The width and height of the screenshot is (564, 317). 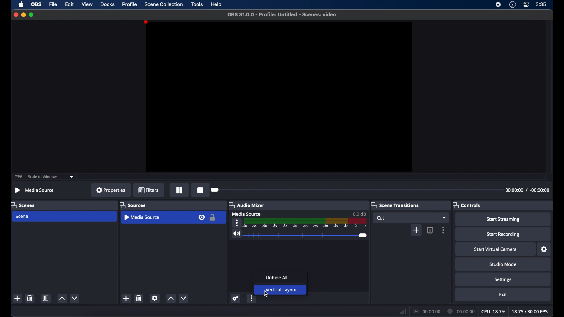 I want to click on studio mode, so click(x=503, y=264).